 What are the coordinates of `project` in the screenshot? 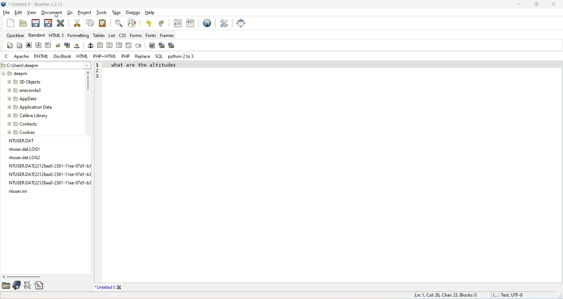 It's located at (84, 12).